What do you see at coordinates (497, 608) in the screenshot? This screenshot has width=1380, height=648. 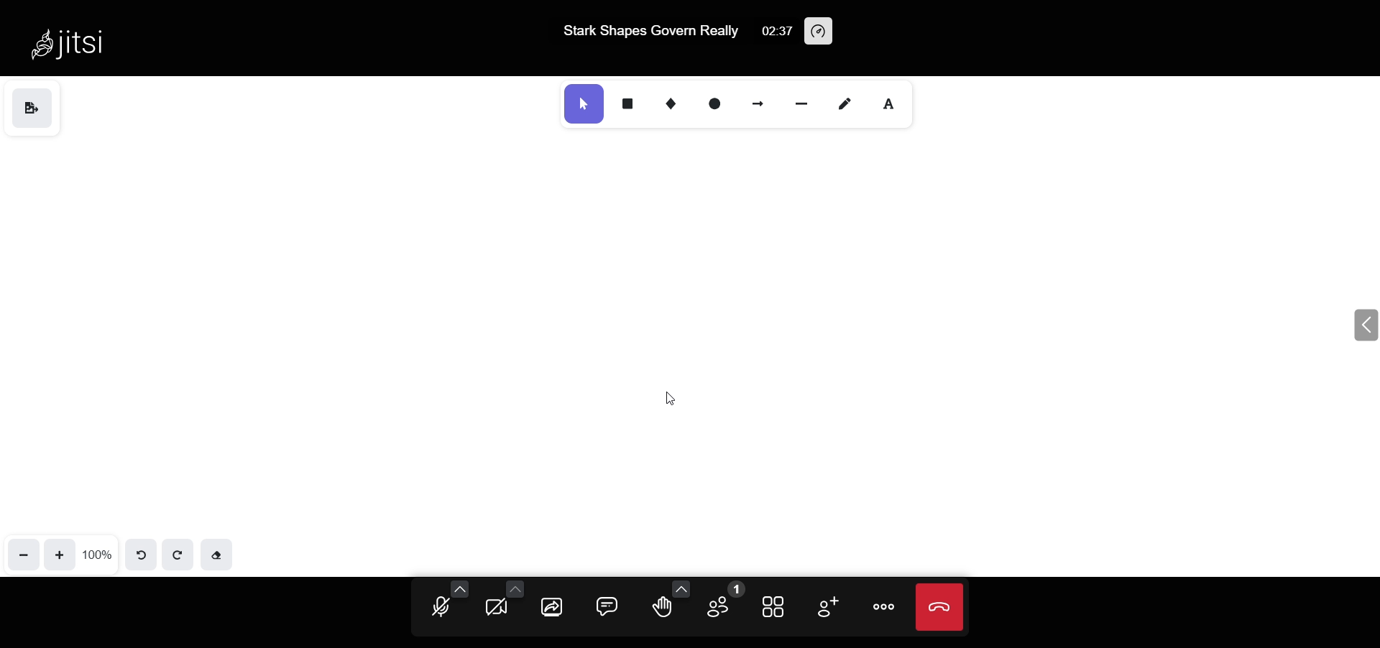 I see `camera` at bounding box center [497, 608].